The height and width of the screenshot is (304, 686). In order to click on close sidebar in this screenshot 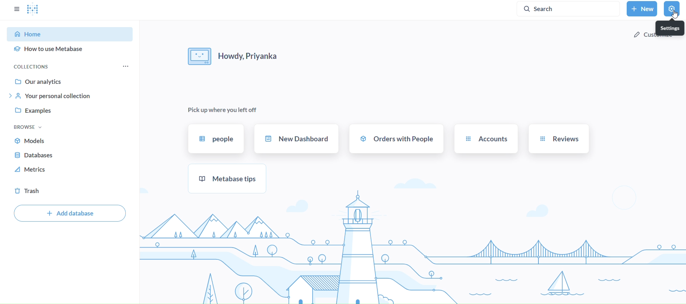, I will do `click(16, 9)`.